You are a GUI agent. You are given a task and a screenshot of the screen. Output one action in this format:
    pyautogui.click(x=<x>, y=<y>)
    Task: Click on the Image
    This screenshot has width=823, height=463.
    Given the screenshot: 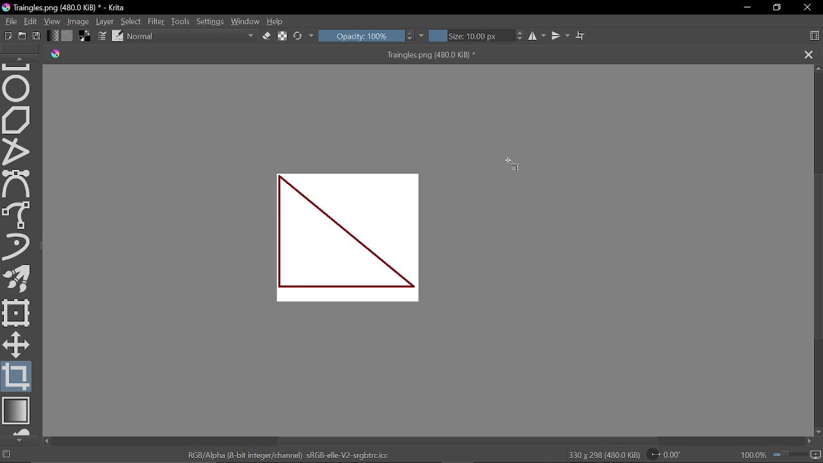 What is the action you would take?
    pyautogui.click(x=79, y=21)
    